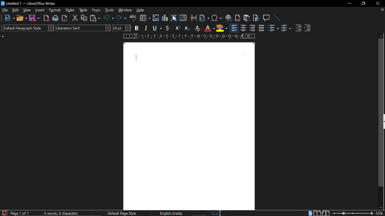  Describe the element at coordinates (222, 28) in the screenshot. I see `highlight` at that location.